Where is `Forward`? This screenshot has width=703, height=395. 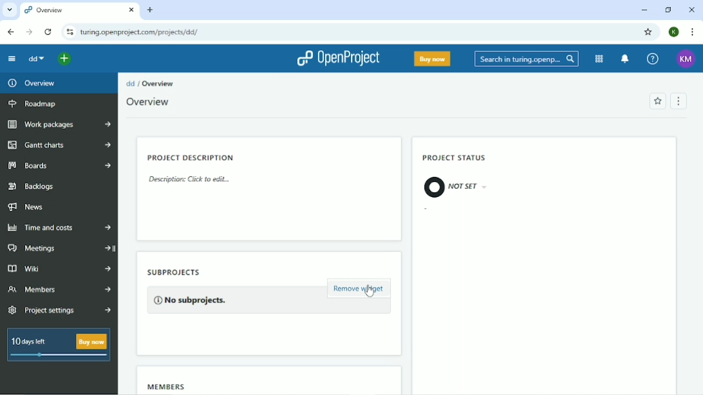
Forward is located at coordinates (28, 32).